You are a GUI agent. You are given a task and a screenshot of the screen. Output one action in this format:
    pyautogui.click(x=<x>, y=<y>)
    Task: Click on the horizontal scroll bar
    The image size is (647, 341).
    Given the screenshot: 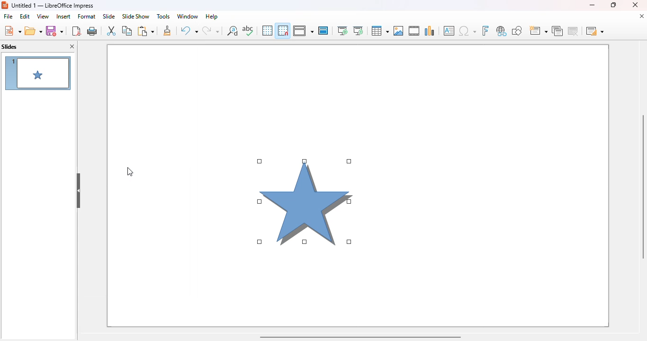 What is the action you would take?
    pyautogui.click(x=359, y=336)
    